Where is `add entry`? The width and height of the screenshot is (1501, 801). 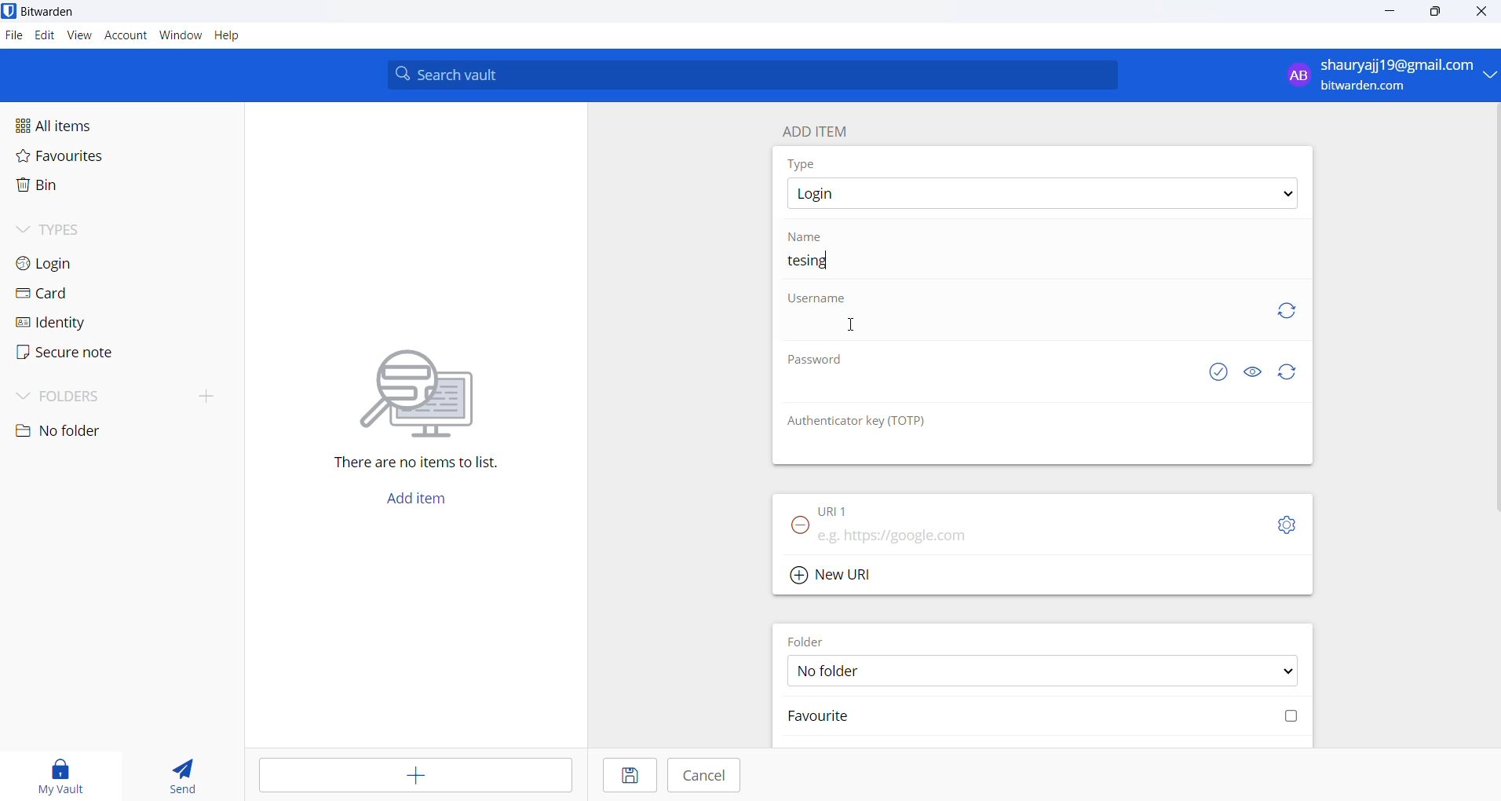
add entry is located at coordinates (418, 776).